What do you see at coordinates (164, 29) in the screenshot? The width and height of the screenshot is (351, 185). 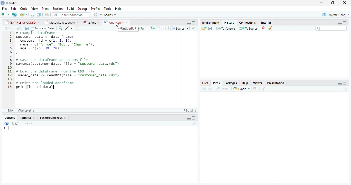 I see `down` at bounding box center [164, 29].